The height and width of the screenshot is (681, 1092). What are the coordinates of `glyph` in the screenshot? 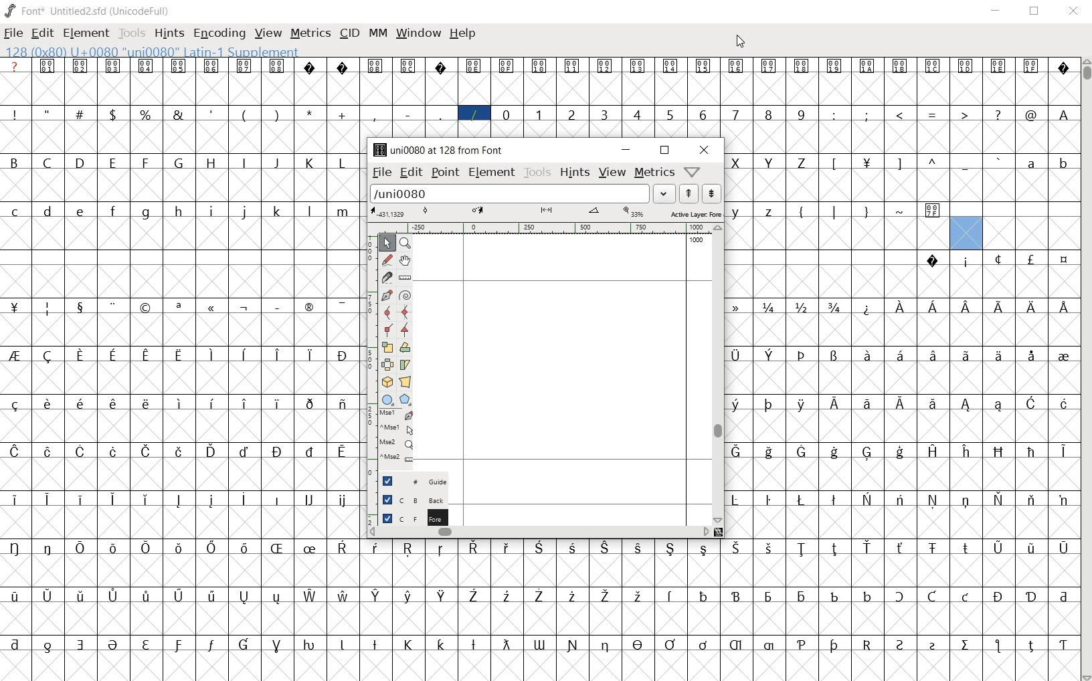 It's located at (343, 212).